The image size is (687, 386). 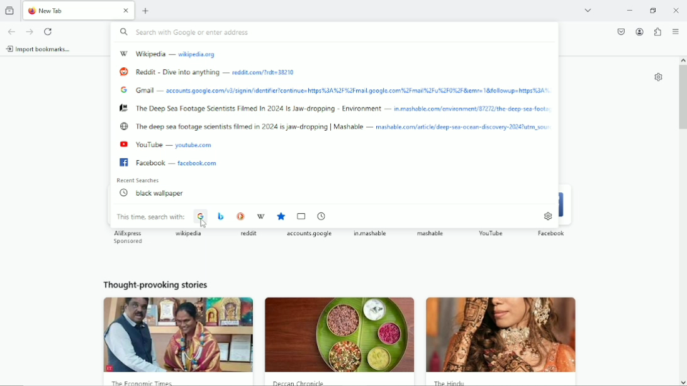 I want to click on account, so click(x=639, y=31).